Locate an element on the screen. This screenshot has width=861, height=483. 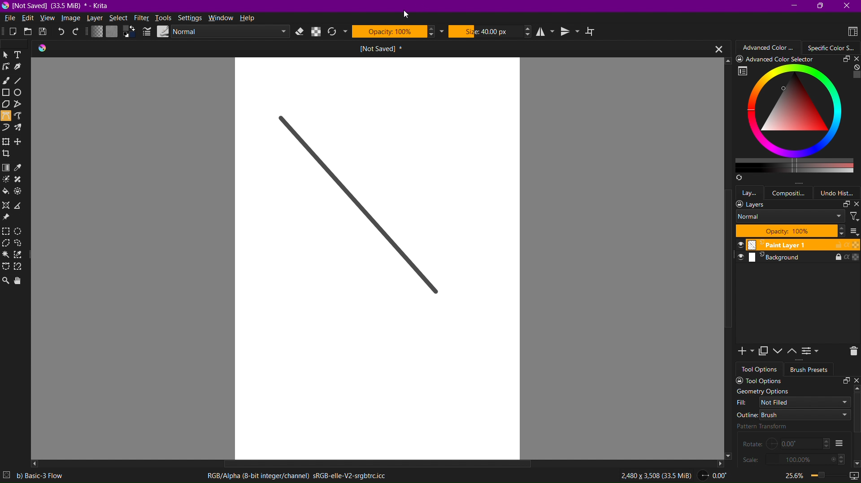
Right is located at coordinates (719, 463).